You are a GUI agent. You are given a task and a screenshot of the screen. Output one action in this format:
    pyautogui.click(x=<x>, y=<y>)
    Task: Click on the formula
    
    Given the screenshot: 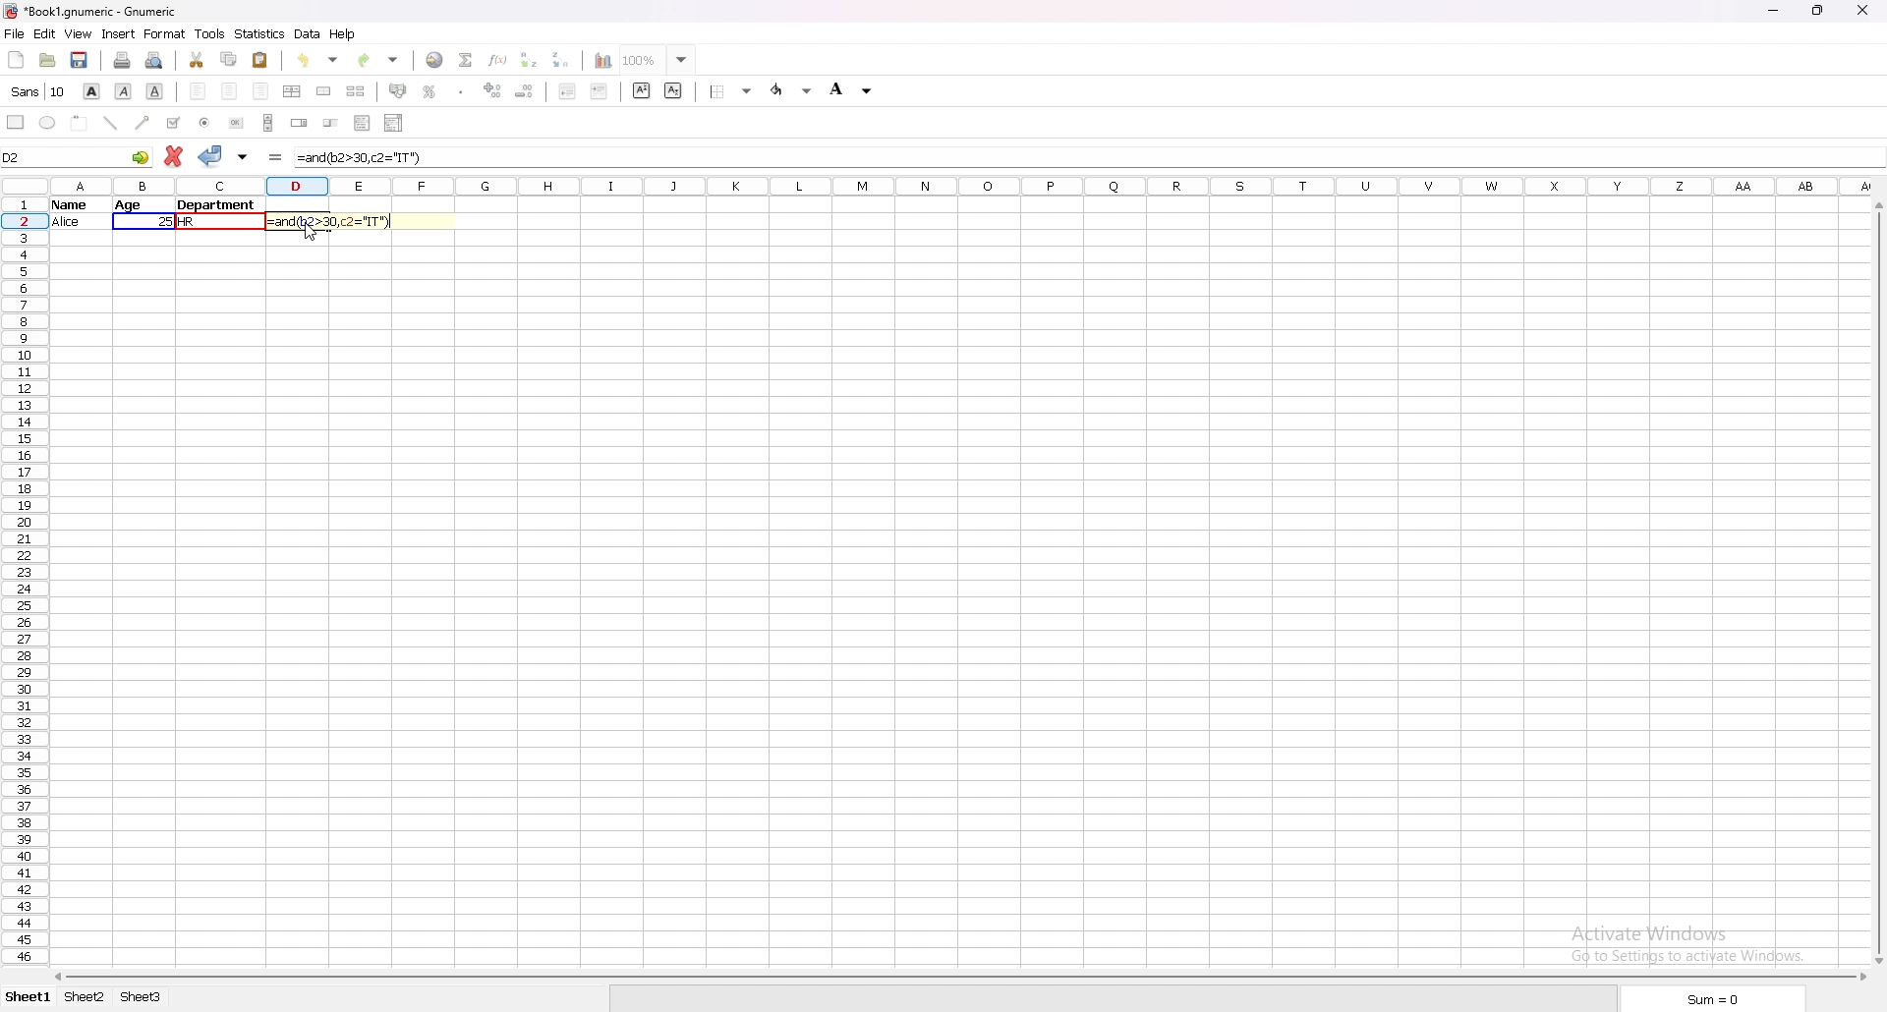 What is the action you would take?
    pyautogui.click(x=337, y=221)
    